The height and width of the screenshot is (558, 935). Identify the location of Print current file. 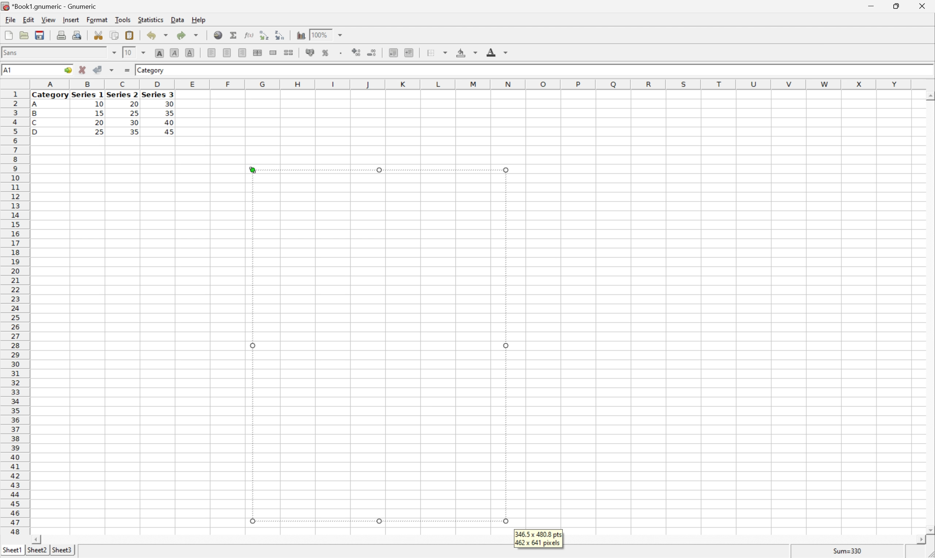
(61, 36).